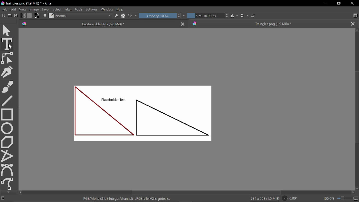 The height and width of the screenshot is (202, 359). What do you see at coordinates (8, 44) in the screenshot?
I see `Text tool` at bounding box center [8, 44].